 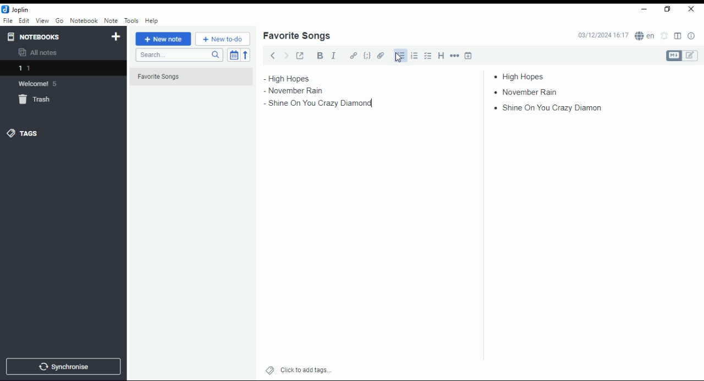 What do you see at coordinates (40, 83) in the screenshot?
I see `notebook: welcome` at bounding box center [40, 83].